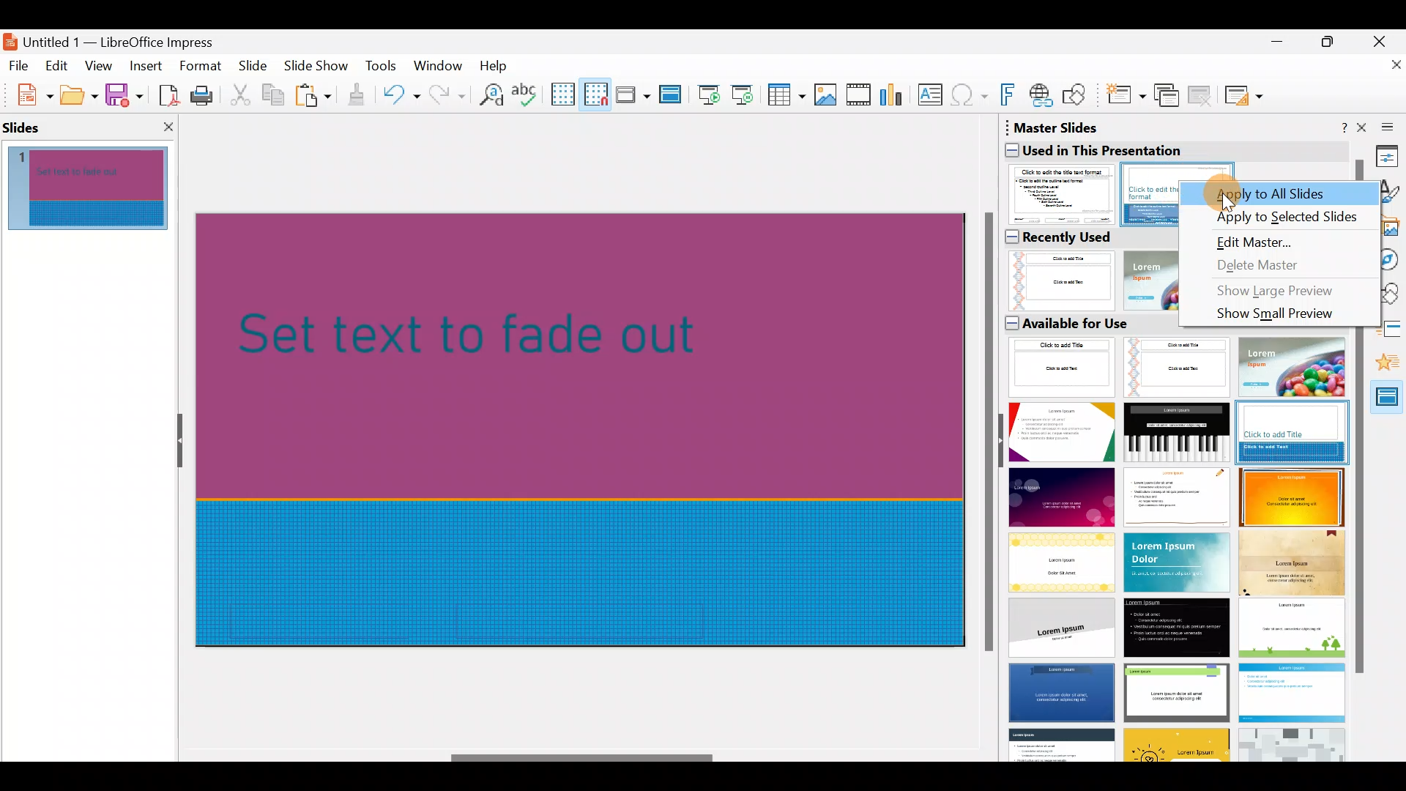 The height and width of the screenshot is (791, 1406). Describe the element at coordinates (1282, 191) in the screenshot. I see `Apply to all slides` at that location.